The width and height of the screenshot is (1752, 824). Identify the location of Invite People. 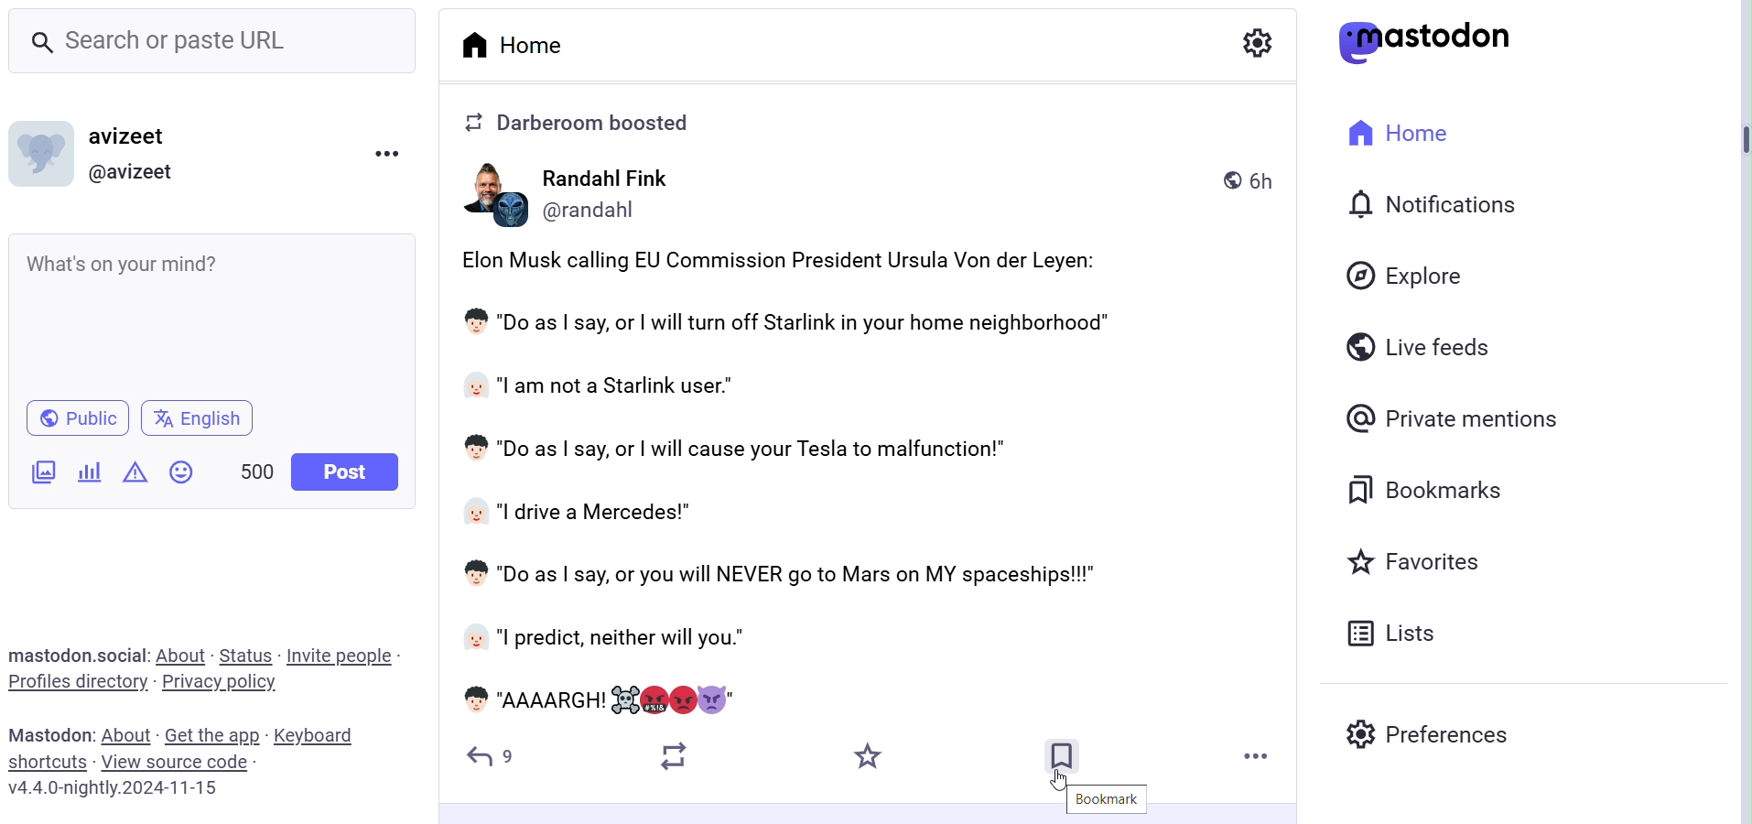
(341, 657).